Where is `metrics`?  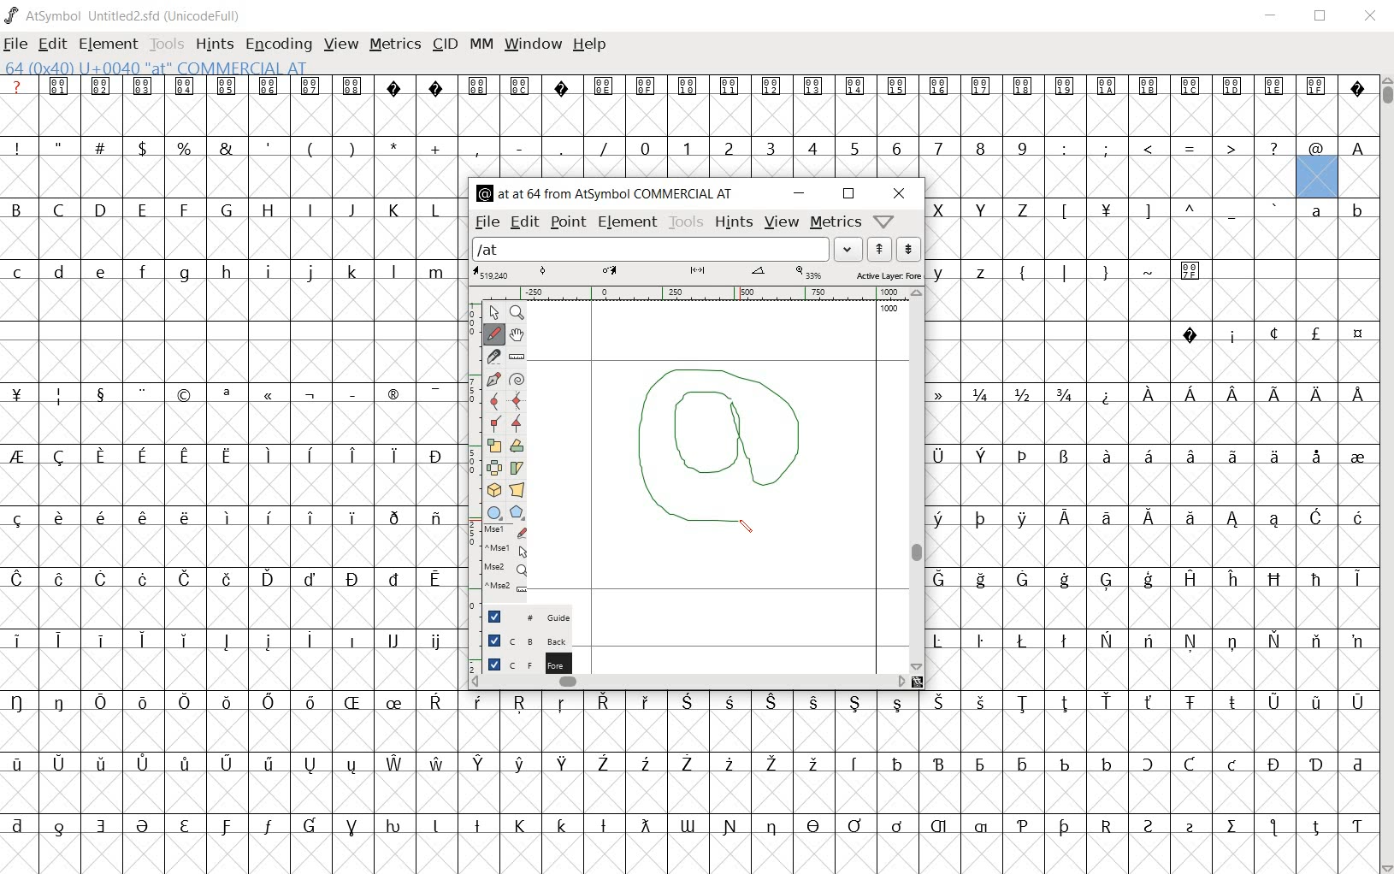 metrics is located at coordinates (835, 223).